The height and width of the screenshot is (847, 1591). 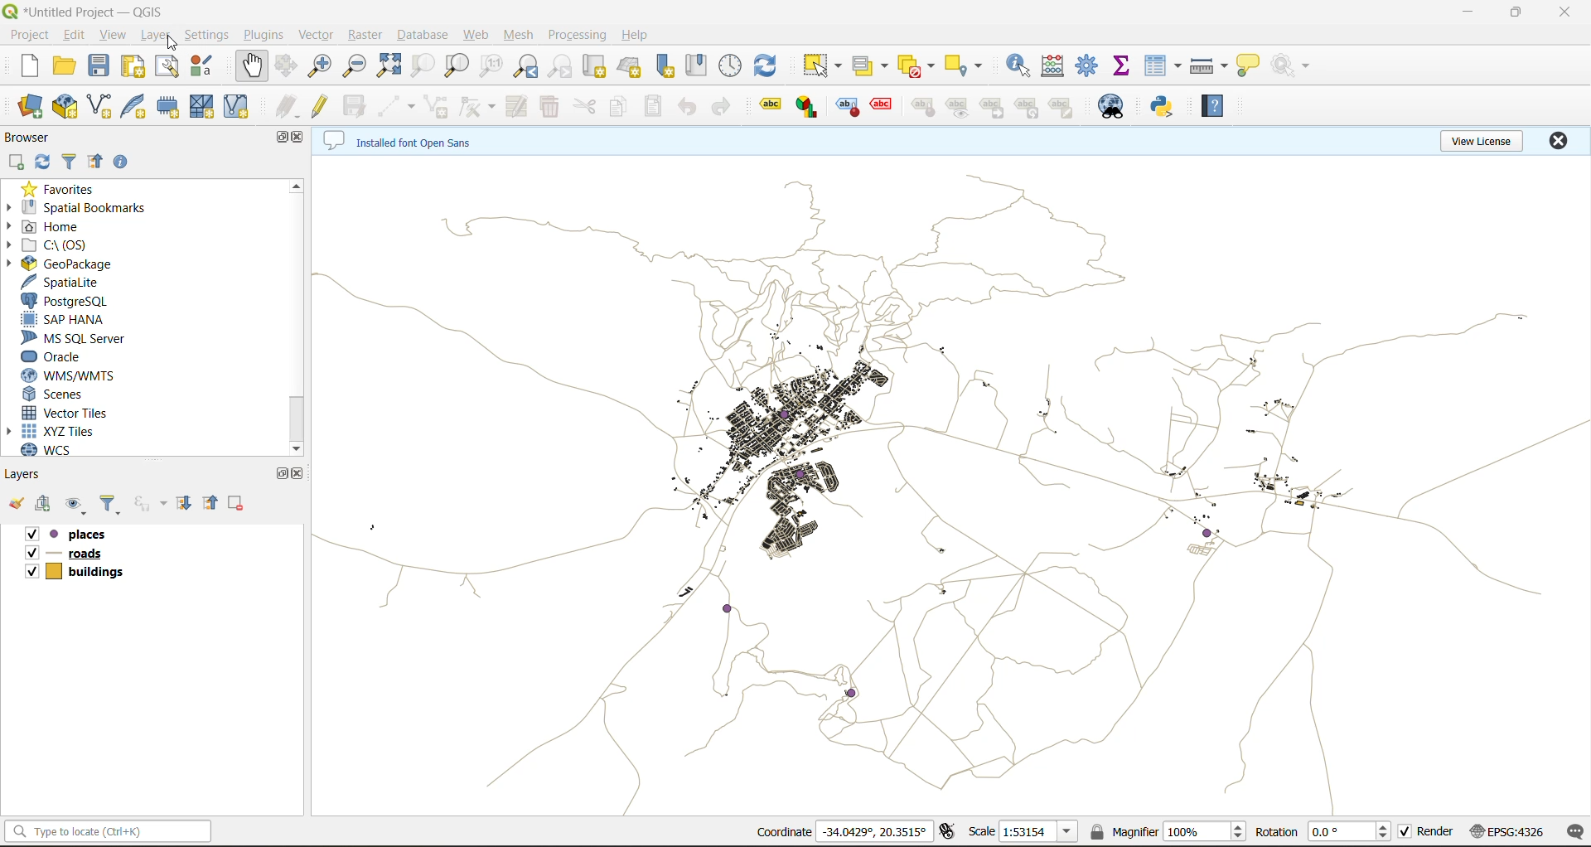 I want to click on toggle extents, so click(x=948, y=832).